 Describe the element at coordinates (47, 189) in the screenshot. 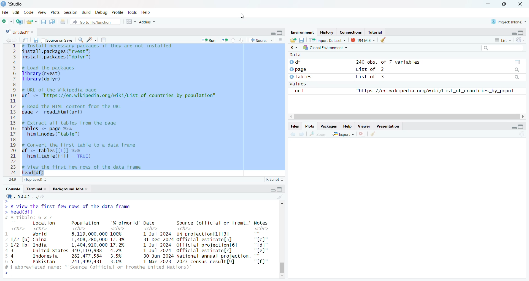

I see `close` at that location.